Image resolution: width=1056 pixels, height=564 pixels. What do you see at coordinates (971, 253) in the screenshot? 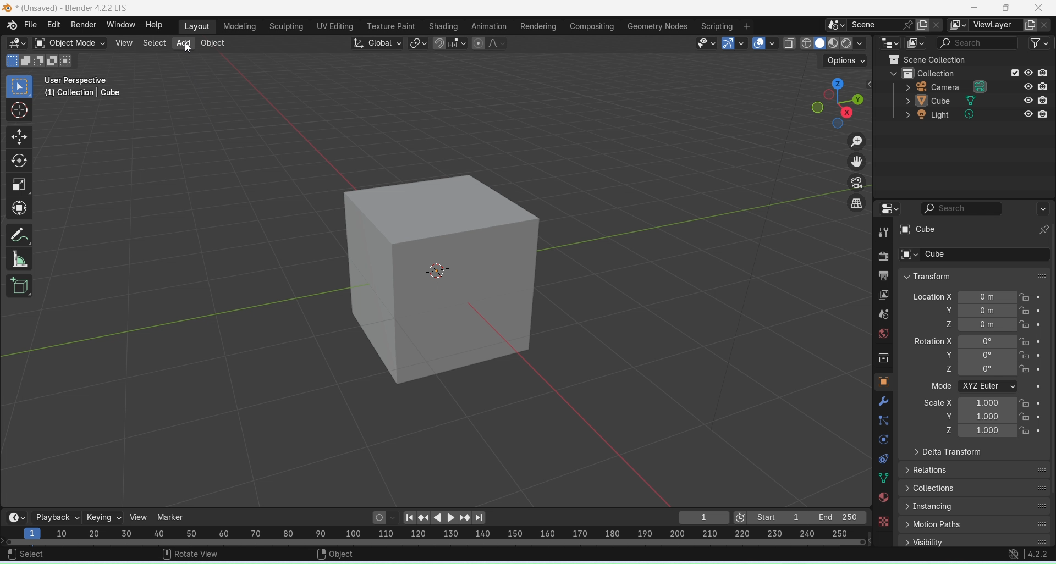
I see `Cube sub layer` at bounding box center [971, 253].